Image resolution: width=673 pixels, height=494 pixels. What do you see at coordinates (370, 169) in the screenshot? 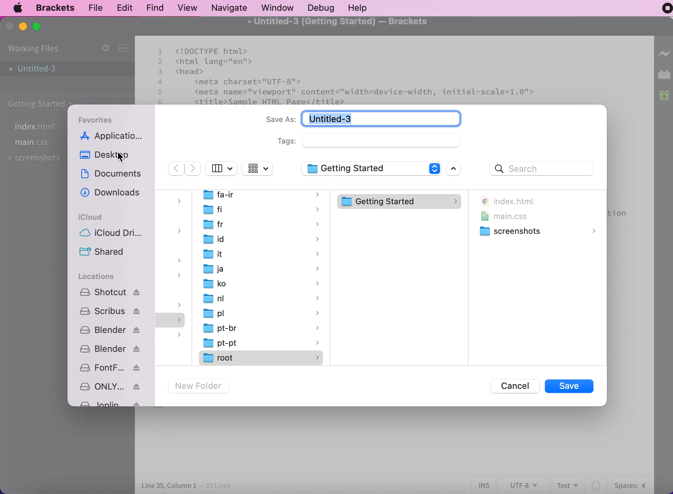
I see `getting started` at bounding box center [370, 169].